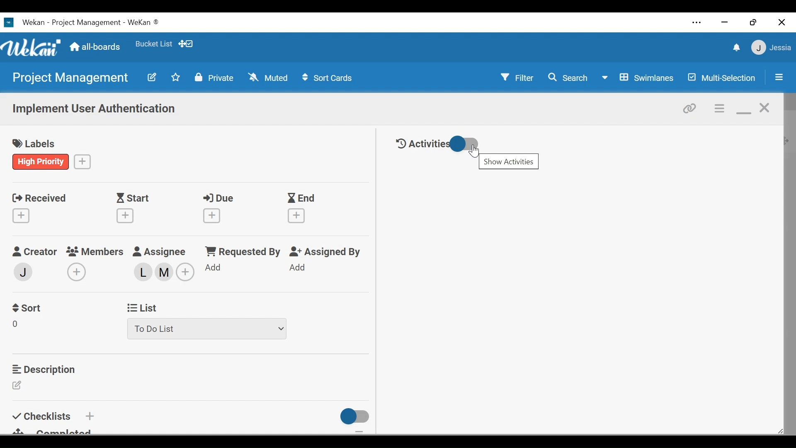  Describe the element at coordinates (725, 22) in the screenshot. I see `minimize` at that location.